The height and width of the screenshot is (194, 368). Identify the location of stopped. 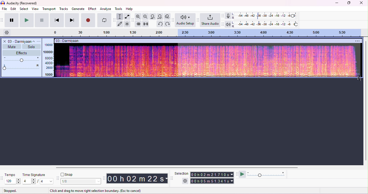
(11, 191).